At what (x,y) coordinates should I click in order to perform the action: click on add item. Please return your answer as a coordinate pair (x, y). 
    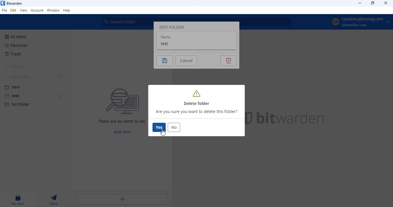
    Looking at the image, I should click on (122, 132).